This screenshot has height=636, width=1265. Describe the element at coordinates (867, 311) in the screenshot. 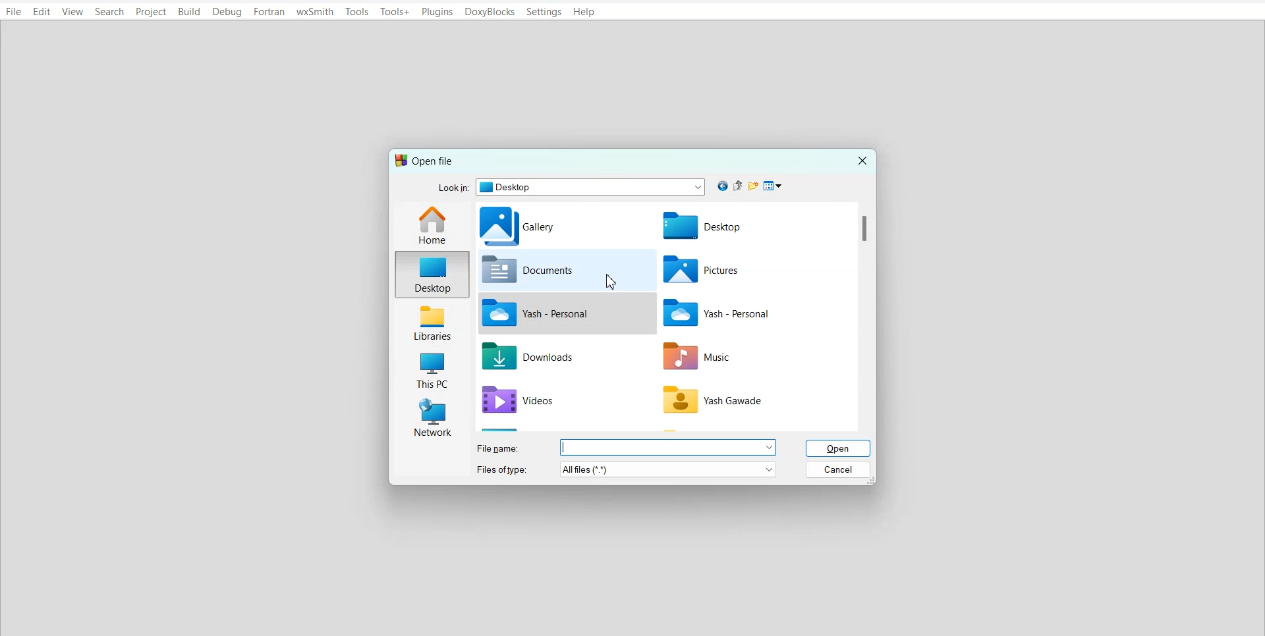

I see `Vertical scroll bar` at that location.